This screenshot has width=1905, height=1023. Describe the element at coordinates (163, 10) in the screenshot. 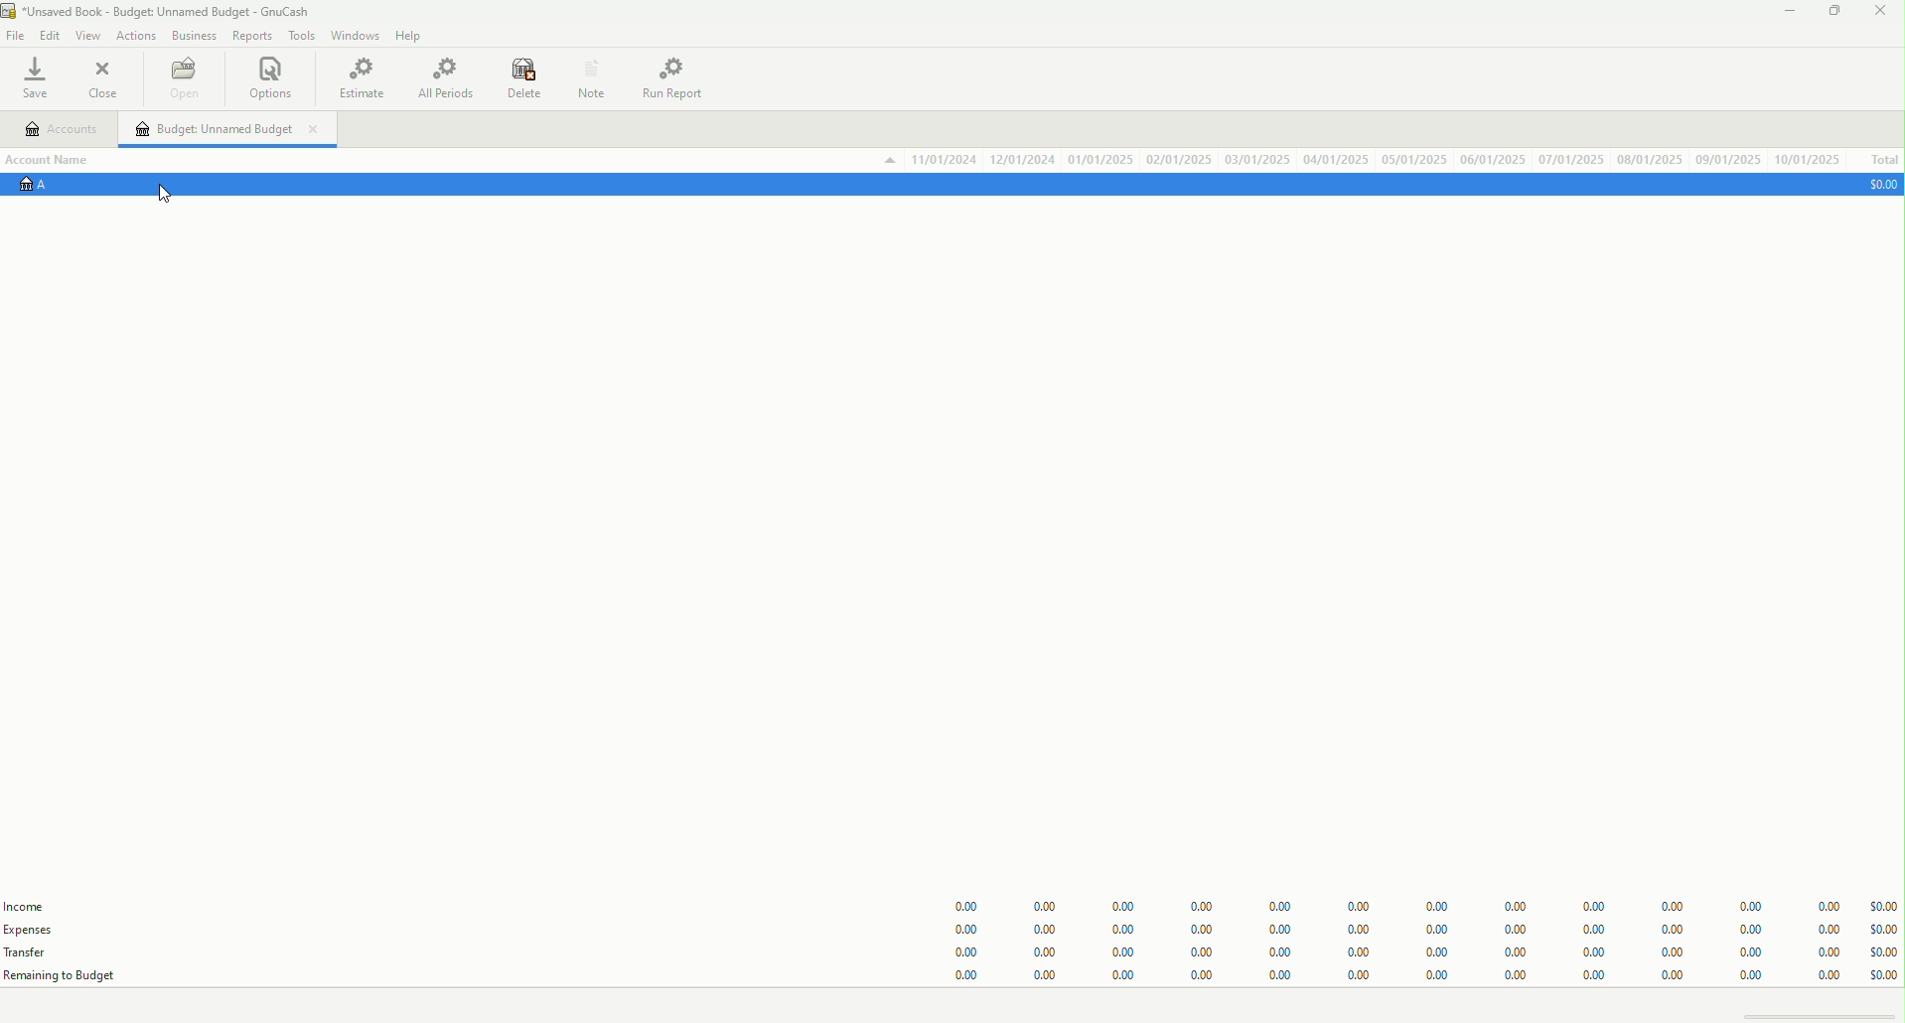

I see `Unsaved Budget - GnuCash` at that location.